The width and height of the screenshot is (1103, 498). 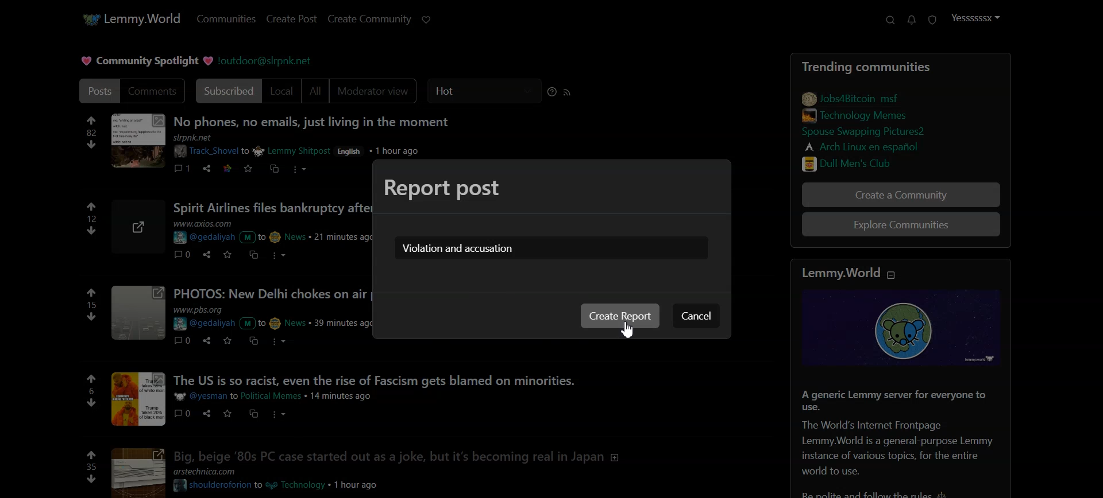 What do you see at coordinates (90, 402) in the screenshot?
I see `downvote` at bounding box center [90, 402].